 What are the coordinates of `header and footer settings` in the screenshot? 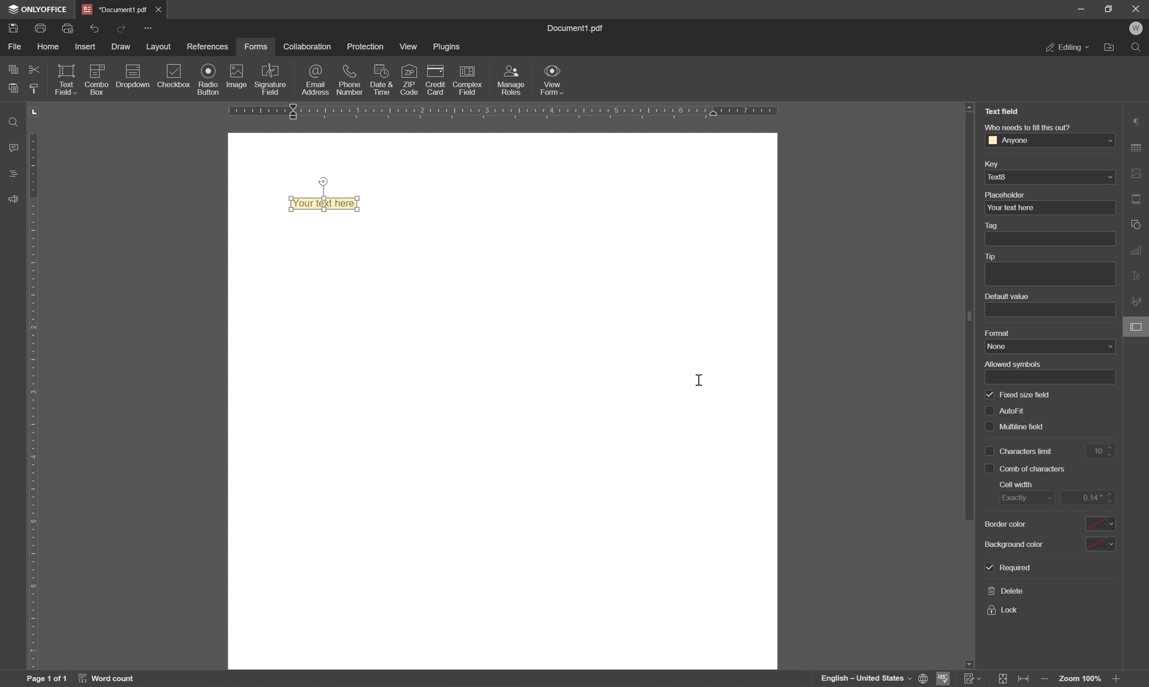 It's located at (1137, 199).